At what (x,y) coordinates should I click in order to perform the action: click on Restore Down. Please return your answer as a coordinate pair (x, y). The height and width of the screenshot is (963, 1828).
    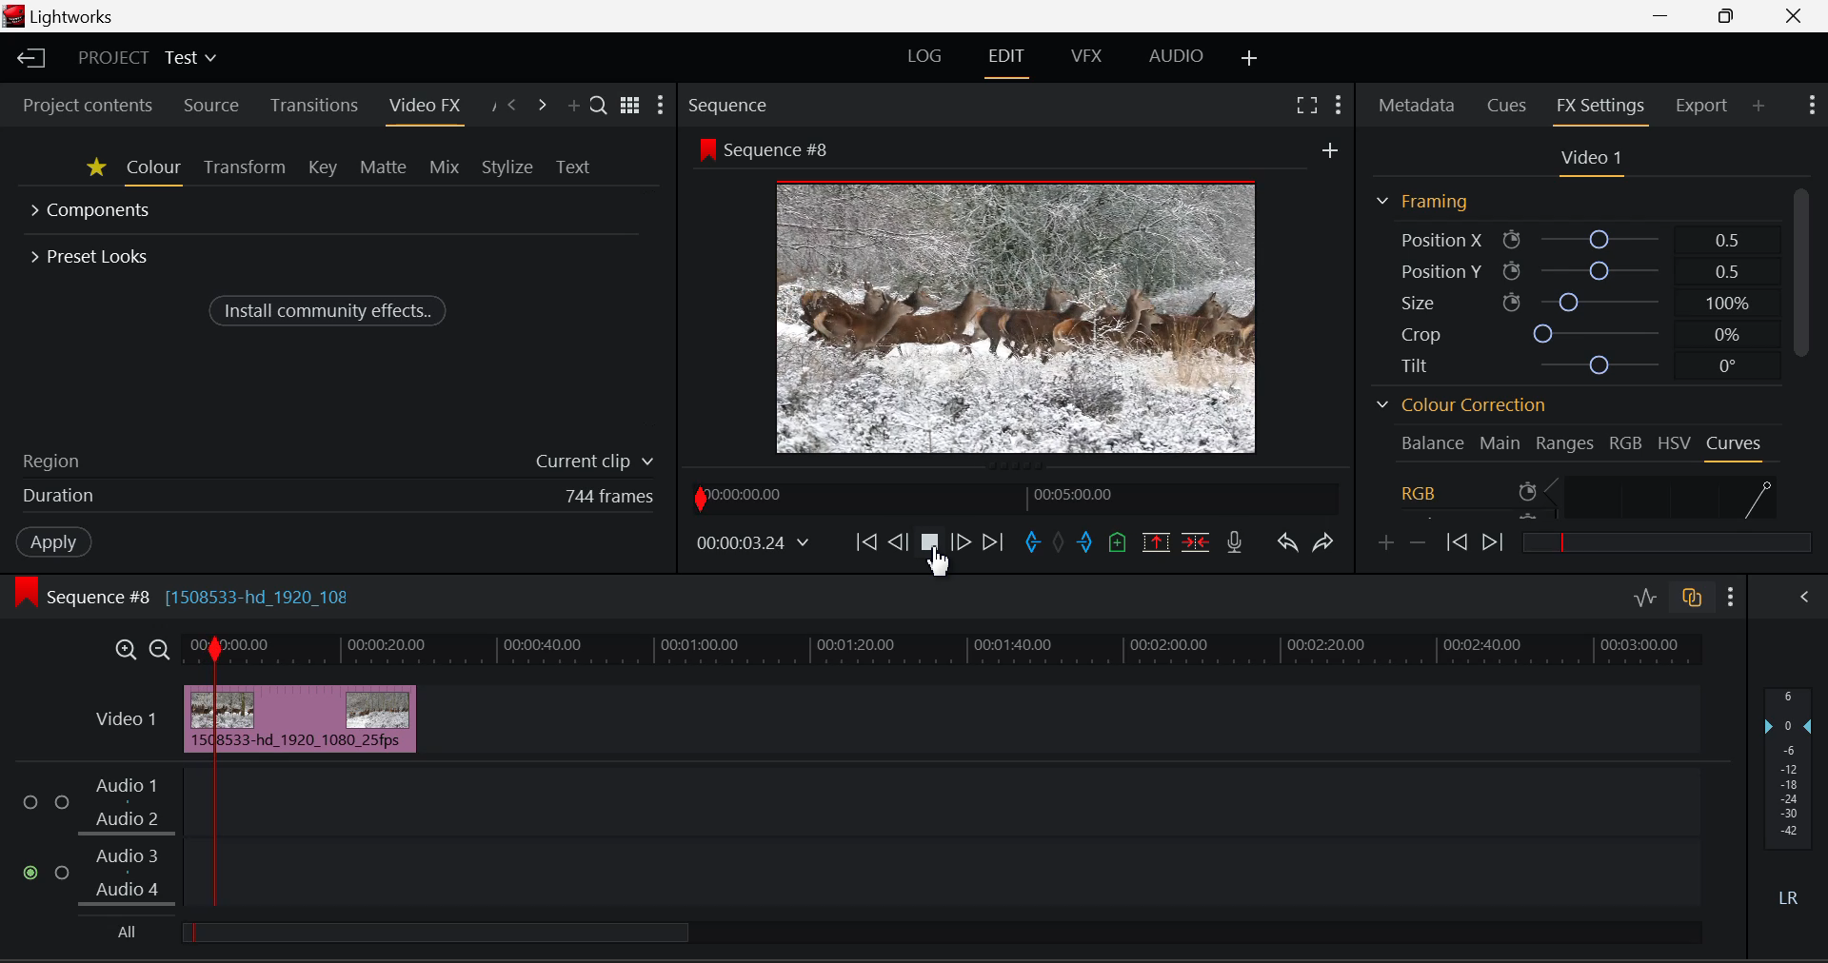
    Looking at the image, I should click on (1663, 16).